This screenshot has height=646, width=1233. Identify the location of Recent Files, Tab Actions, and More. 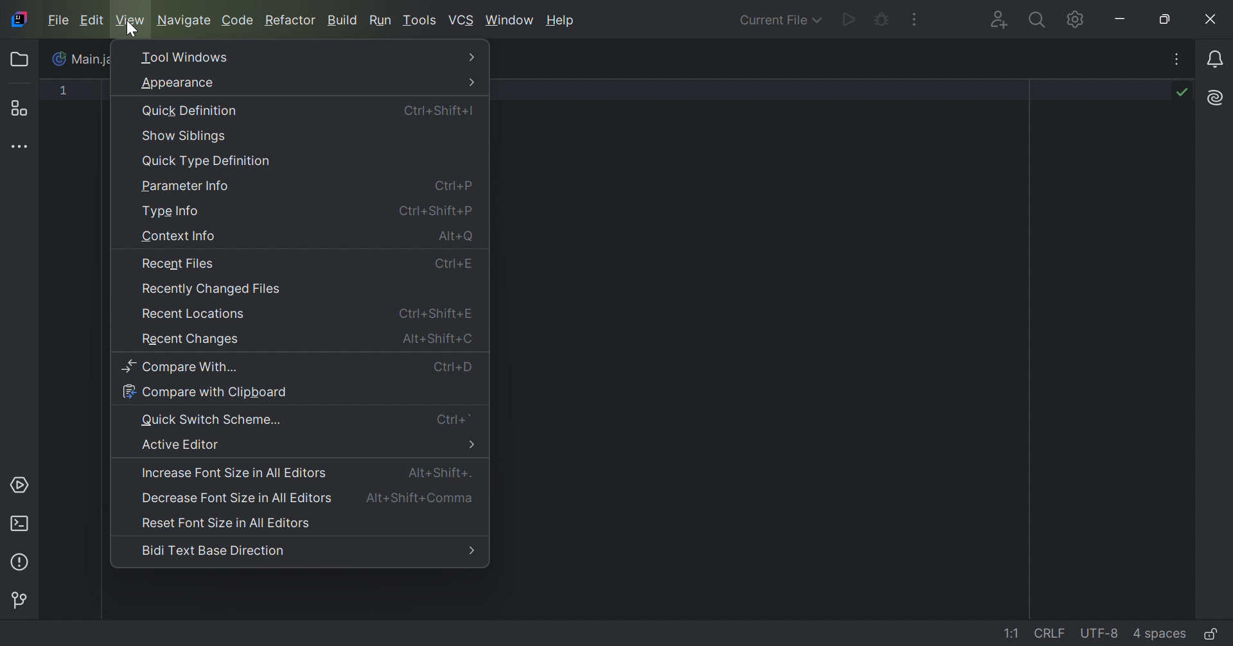
(1176, 62).